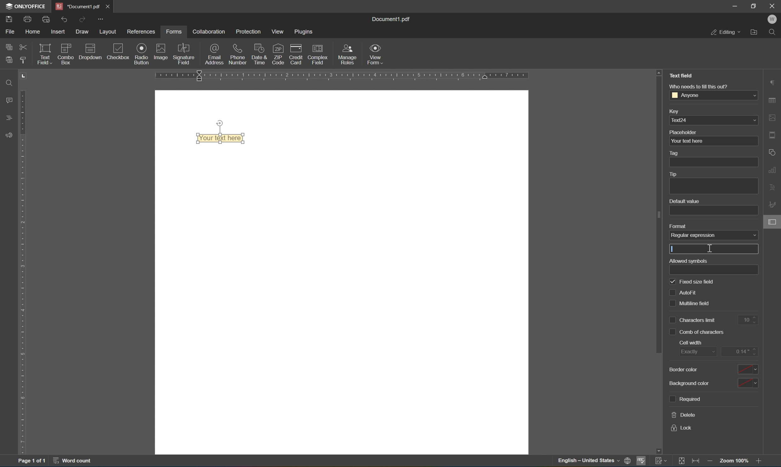 The height and width of the screenshot is (467, 781). Describe the element at coordinates (66, 54) in the screenshot. I see `icon` at that location.